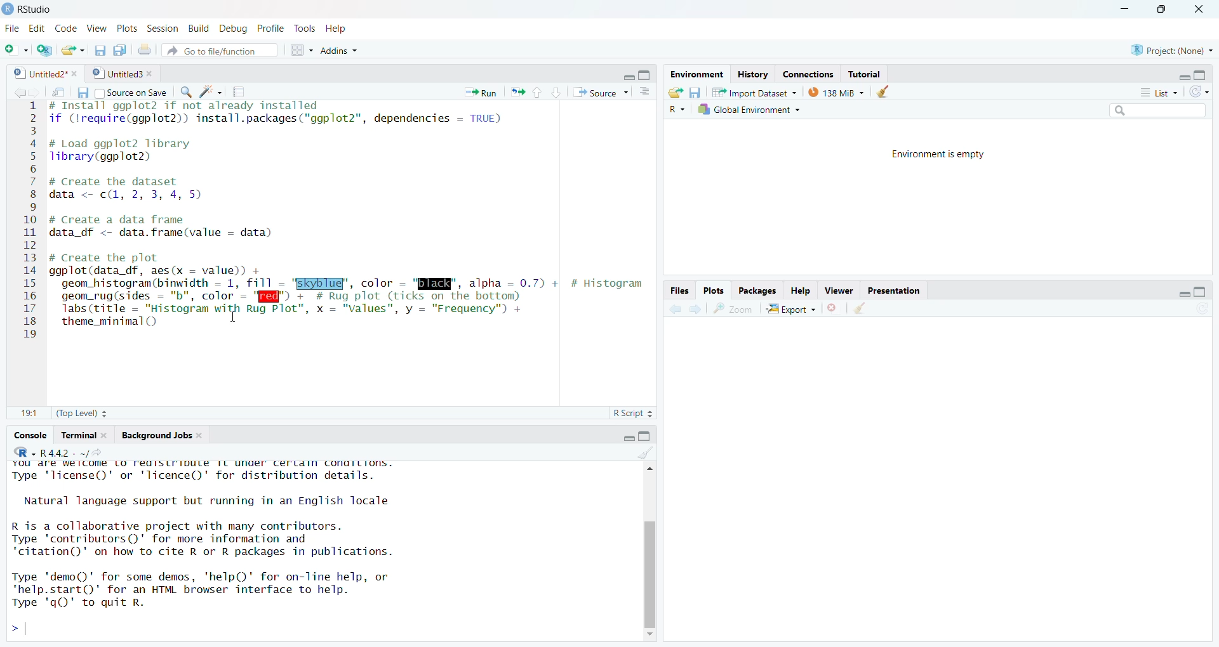 This screenshot has width=1219, height=647. I want to click on forward/backward, so click(23, 93).